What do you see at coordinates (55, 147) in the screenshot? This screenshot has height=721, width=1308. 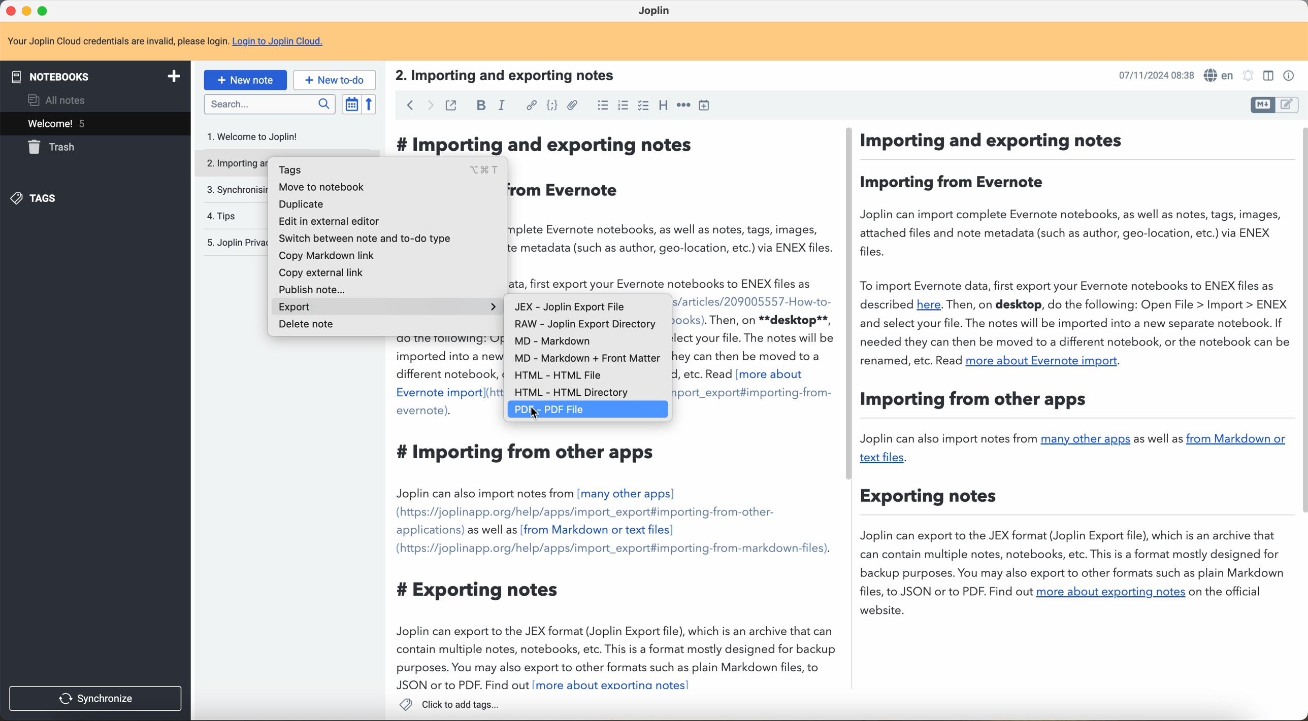 I see `trash` at bounding box center [55, 147].